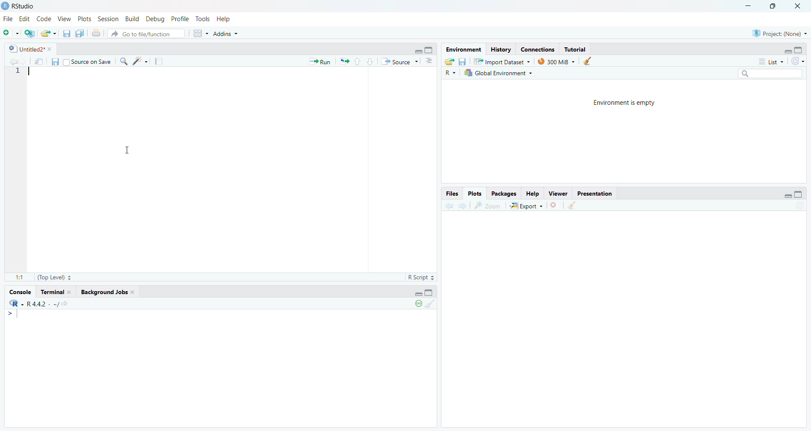 The width and height of the screenshot is (811, 431). Describe the element at coordinates (538, 48) in the screenshot. I see `Eades` at that location.